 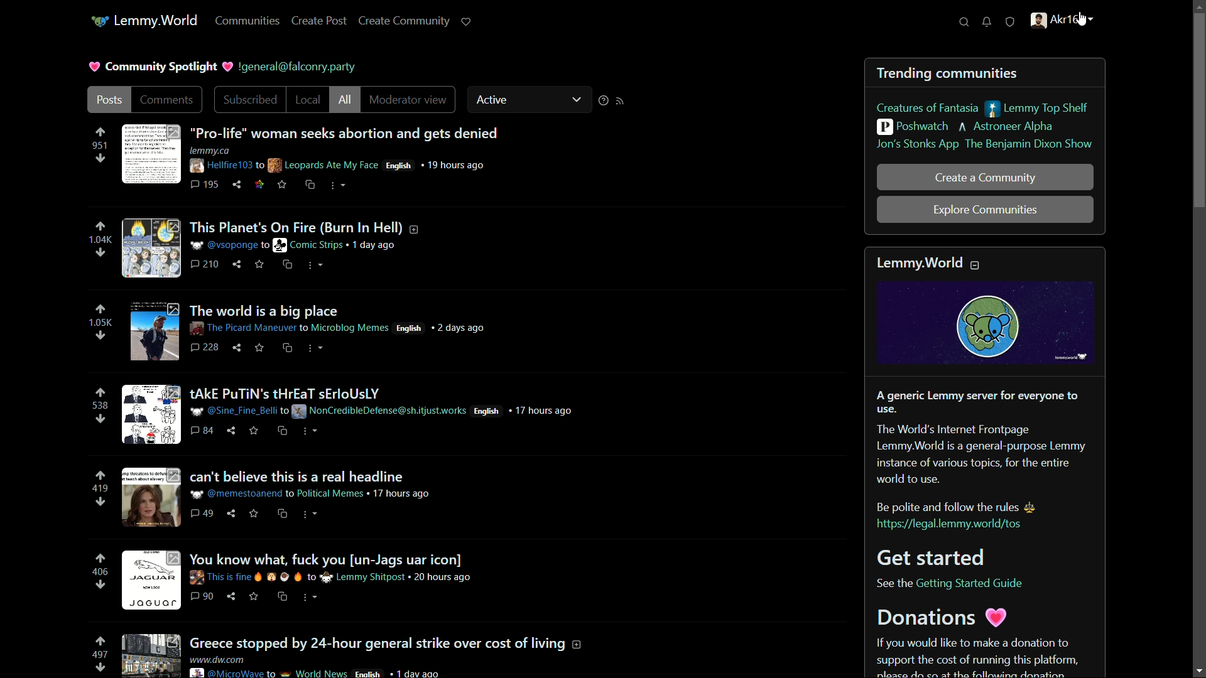 I want to click on about lemmy.world, so click(x=984, y=462).